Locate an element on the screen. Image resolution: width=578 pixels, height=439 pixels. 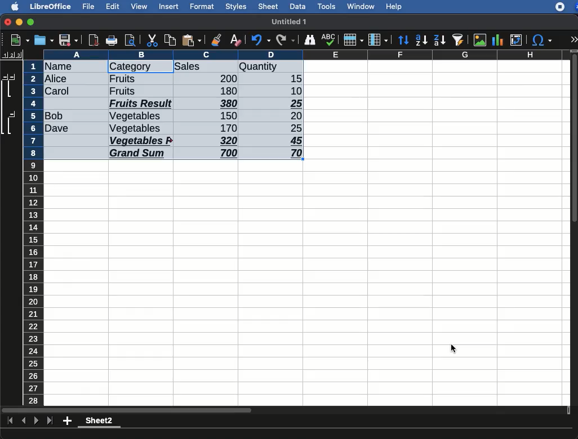
window is located at coordinates (359, 6).